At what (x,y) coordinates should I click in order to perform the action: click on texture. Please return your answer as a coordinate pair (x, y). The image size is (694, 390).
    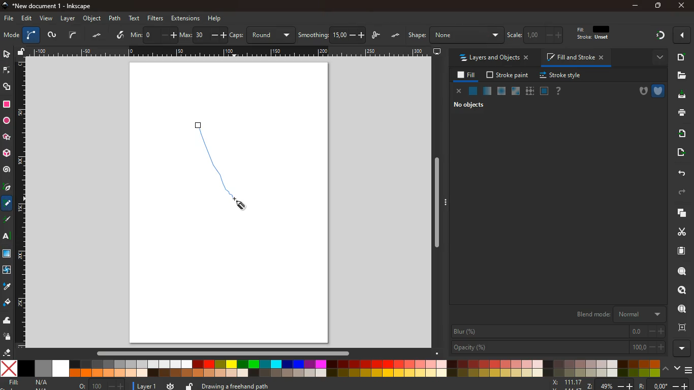
    Looking at the image, I should click on (530, 91).